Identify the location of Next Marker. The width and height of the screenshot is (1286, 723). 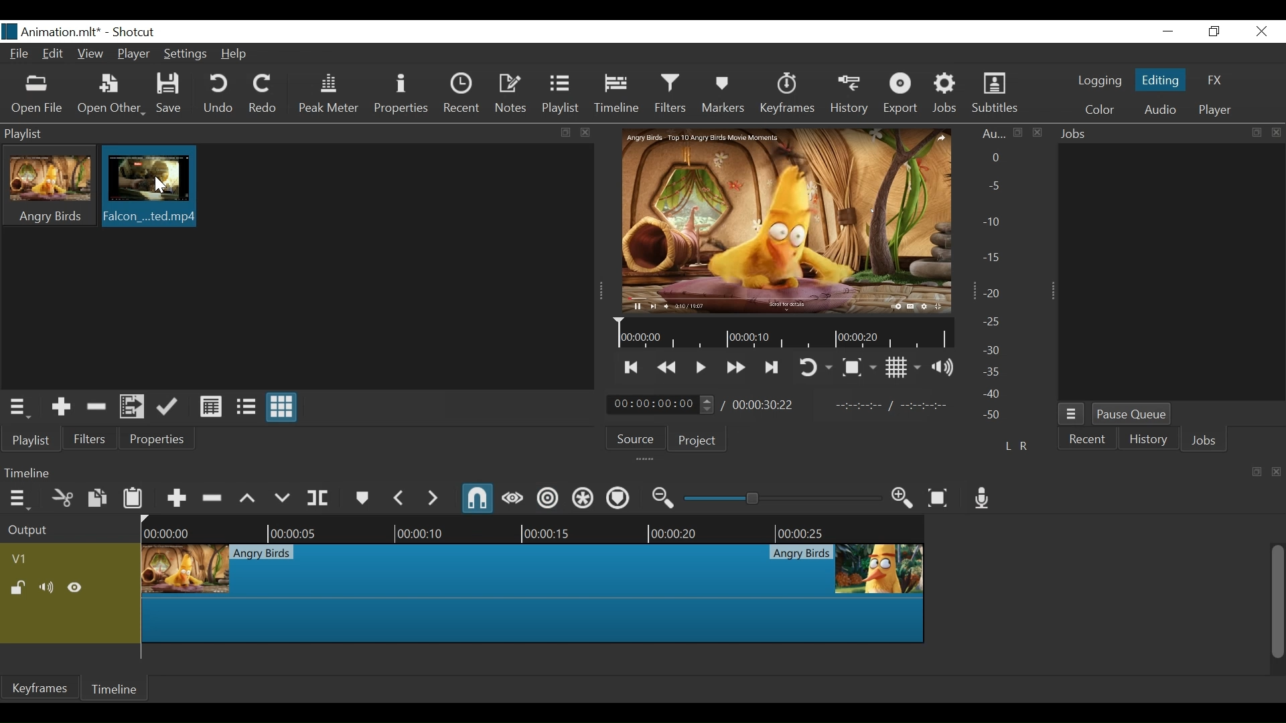
(432, 497).